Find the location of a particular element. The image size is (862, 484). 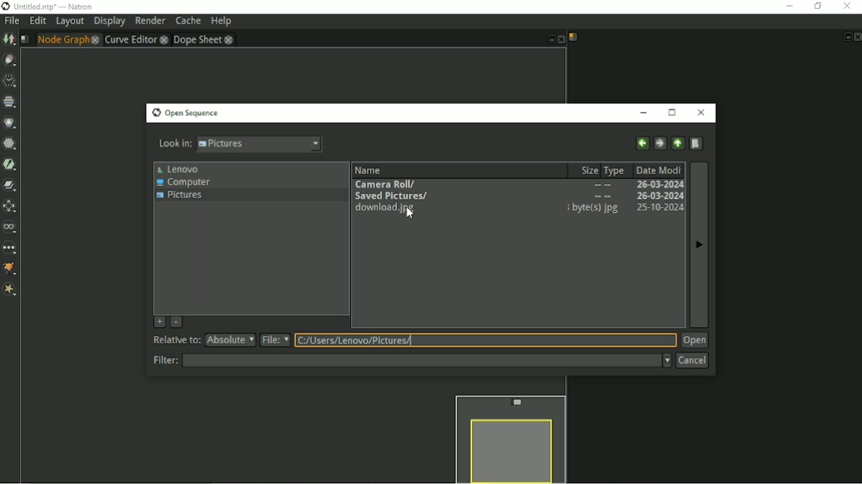

Filter is located at coordinates (9, 143).